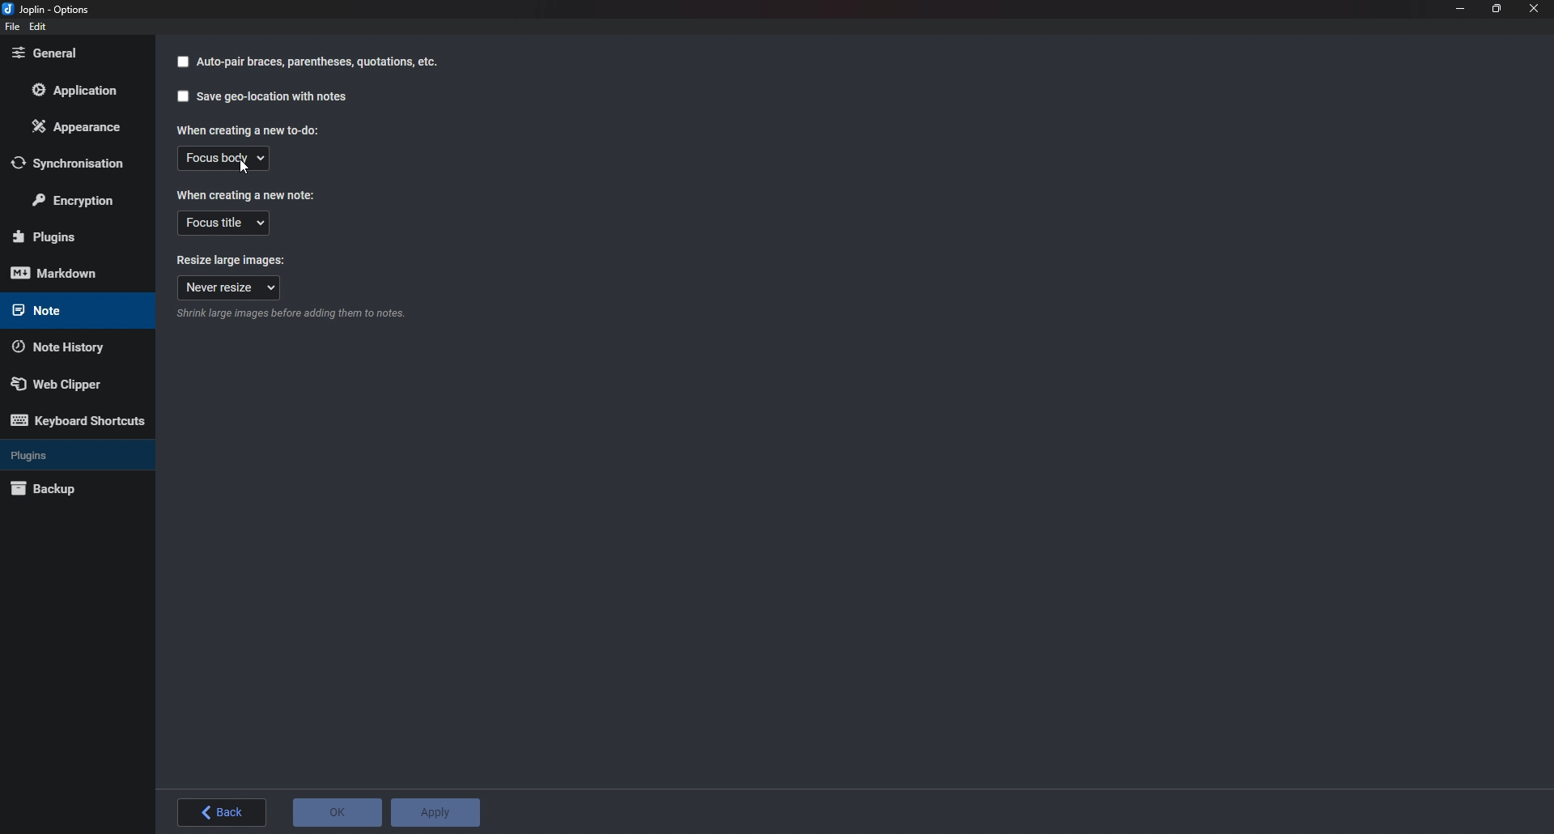 This screenshot has height=834, width=1554. What do you see at coordinates (78, 421) in the screenshot?
I see `Keyboard shortcuts` at bounding box center [78, 421].